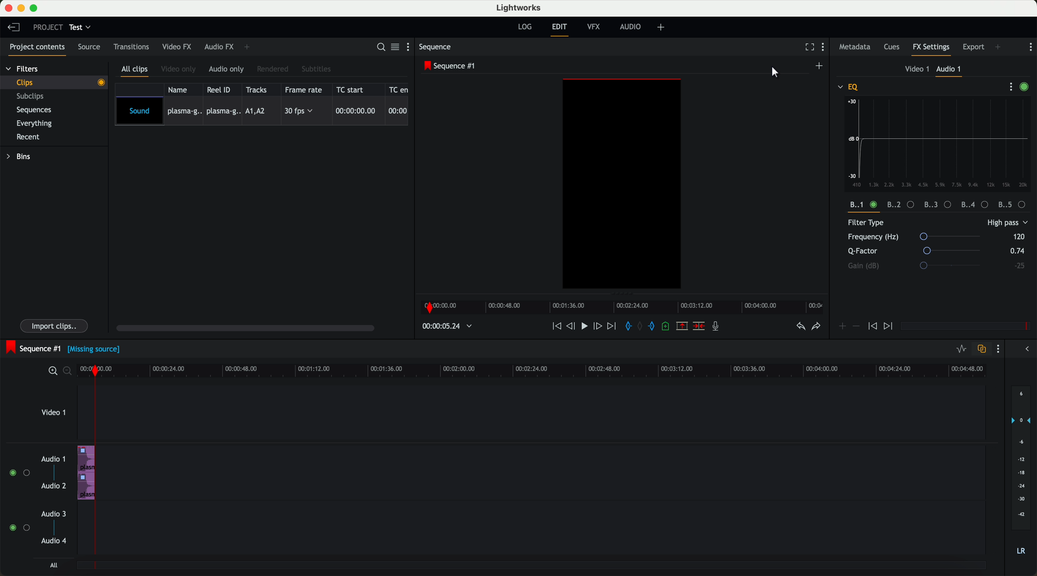  What do you see at coordinates (27, 136) in the screenshot?
I see `recent` at bounding box center [27, 136].